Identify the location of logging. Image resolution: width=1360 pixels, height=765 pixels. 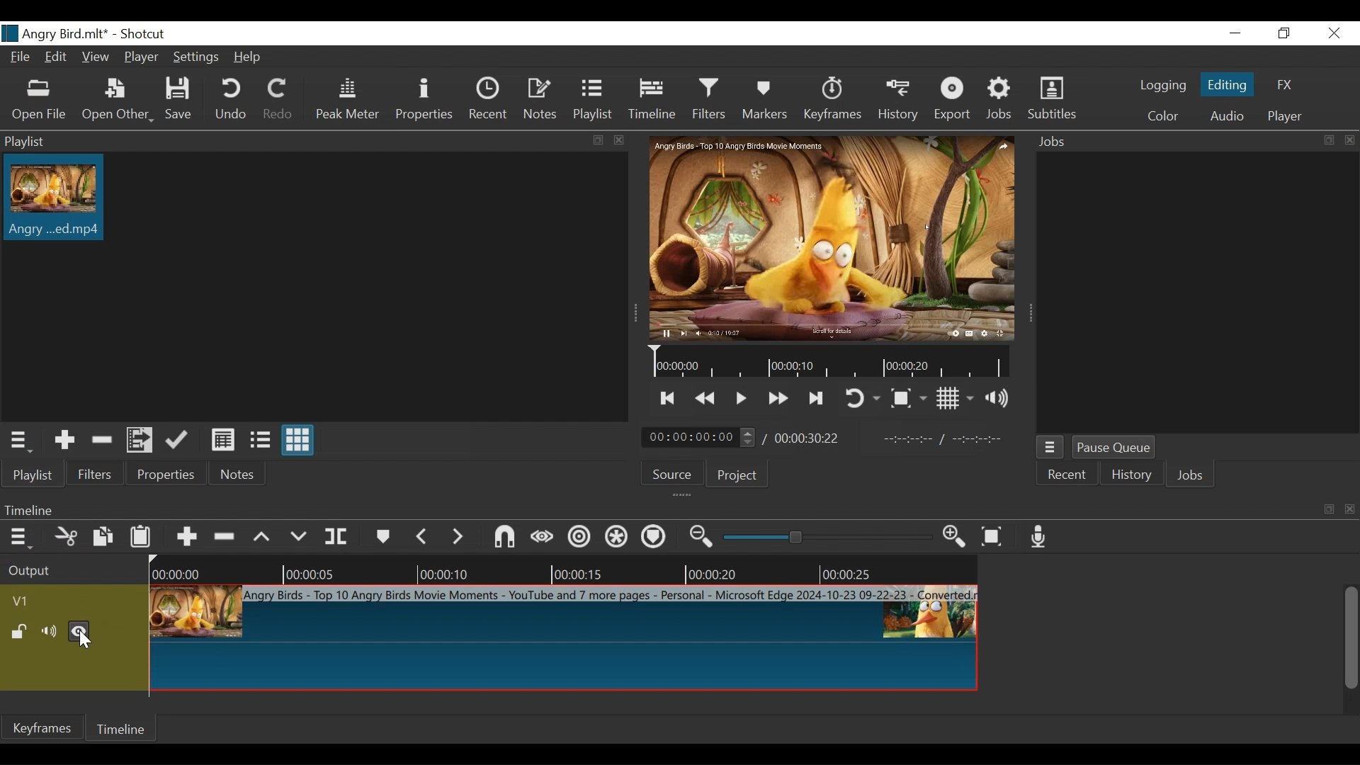
(1164, 86).